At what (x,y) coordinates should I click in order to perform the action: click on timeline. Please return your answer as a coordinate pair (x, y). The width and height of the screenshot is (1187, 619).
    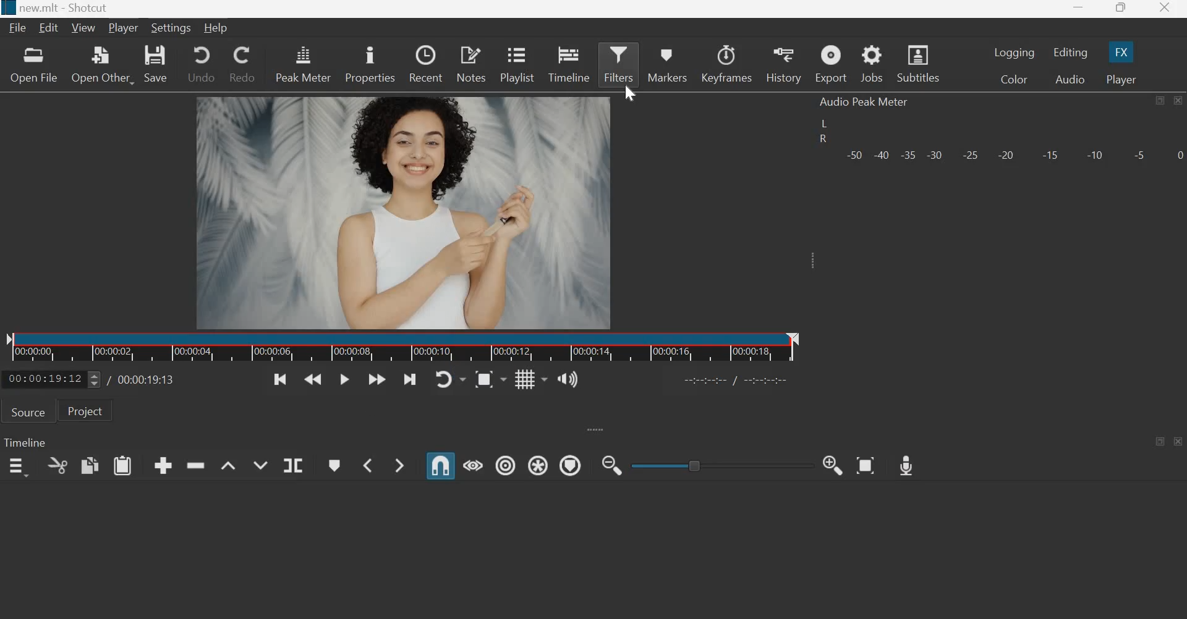
    Looking at the image, I should click on (570, 62).